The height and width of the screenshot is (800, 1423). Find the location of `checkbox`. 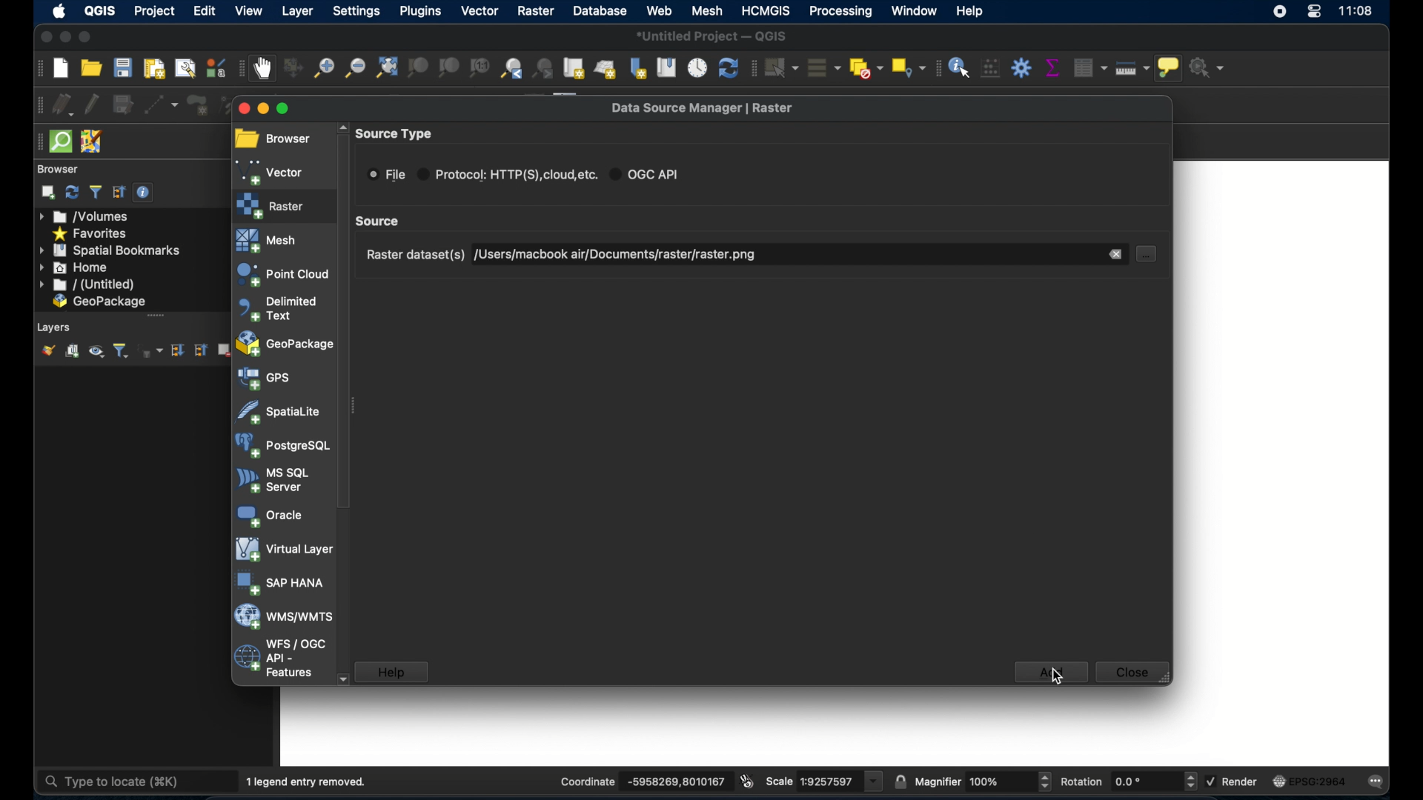

checkbox is located at coordinates (1210, 780).